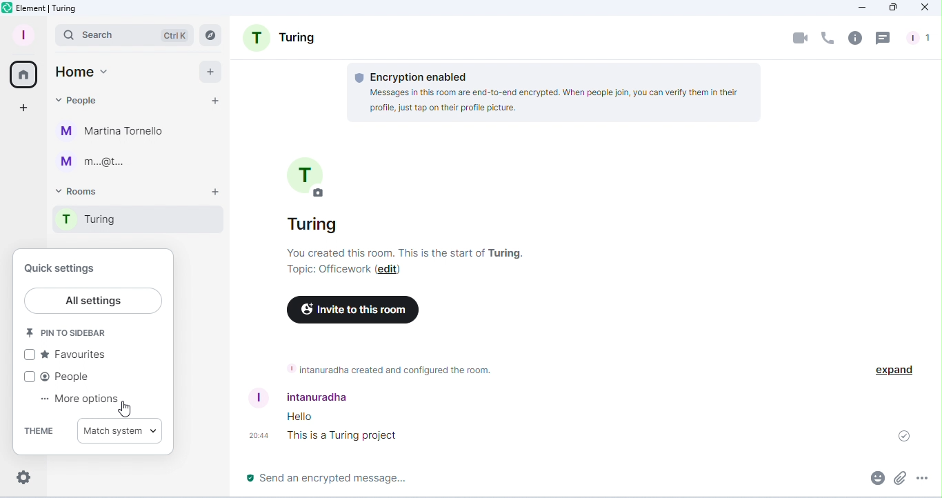 The height and width of the screenshot is (498, 942). Describe the element at coordinates (798, 39) in the screenshot. I see `Video call` at that location.